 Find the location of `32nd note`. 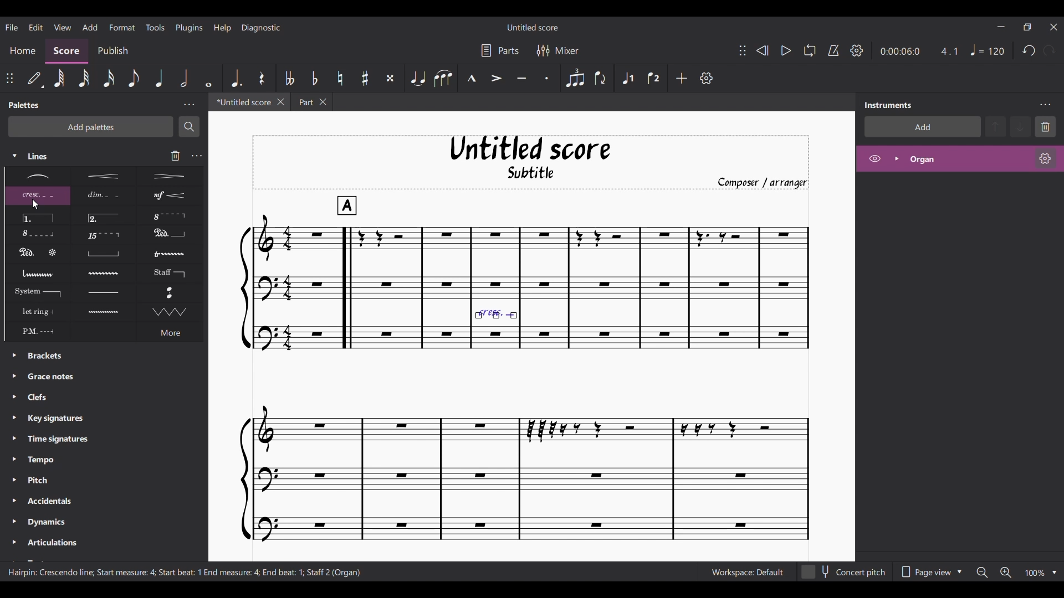

32nd note is located at coordinates (84, 79).